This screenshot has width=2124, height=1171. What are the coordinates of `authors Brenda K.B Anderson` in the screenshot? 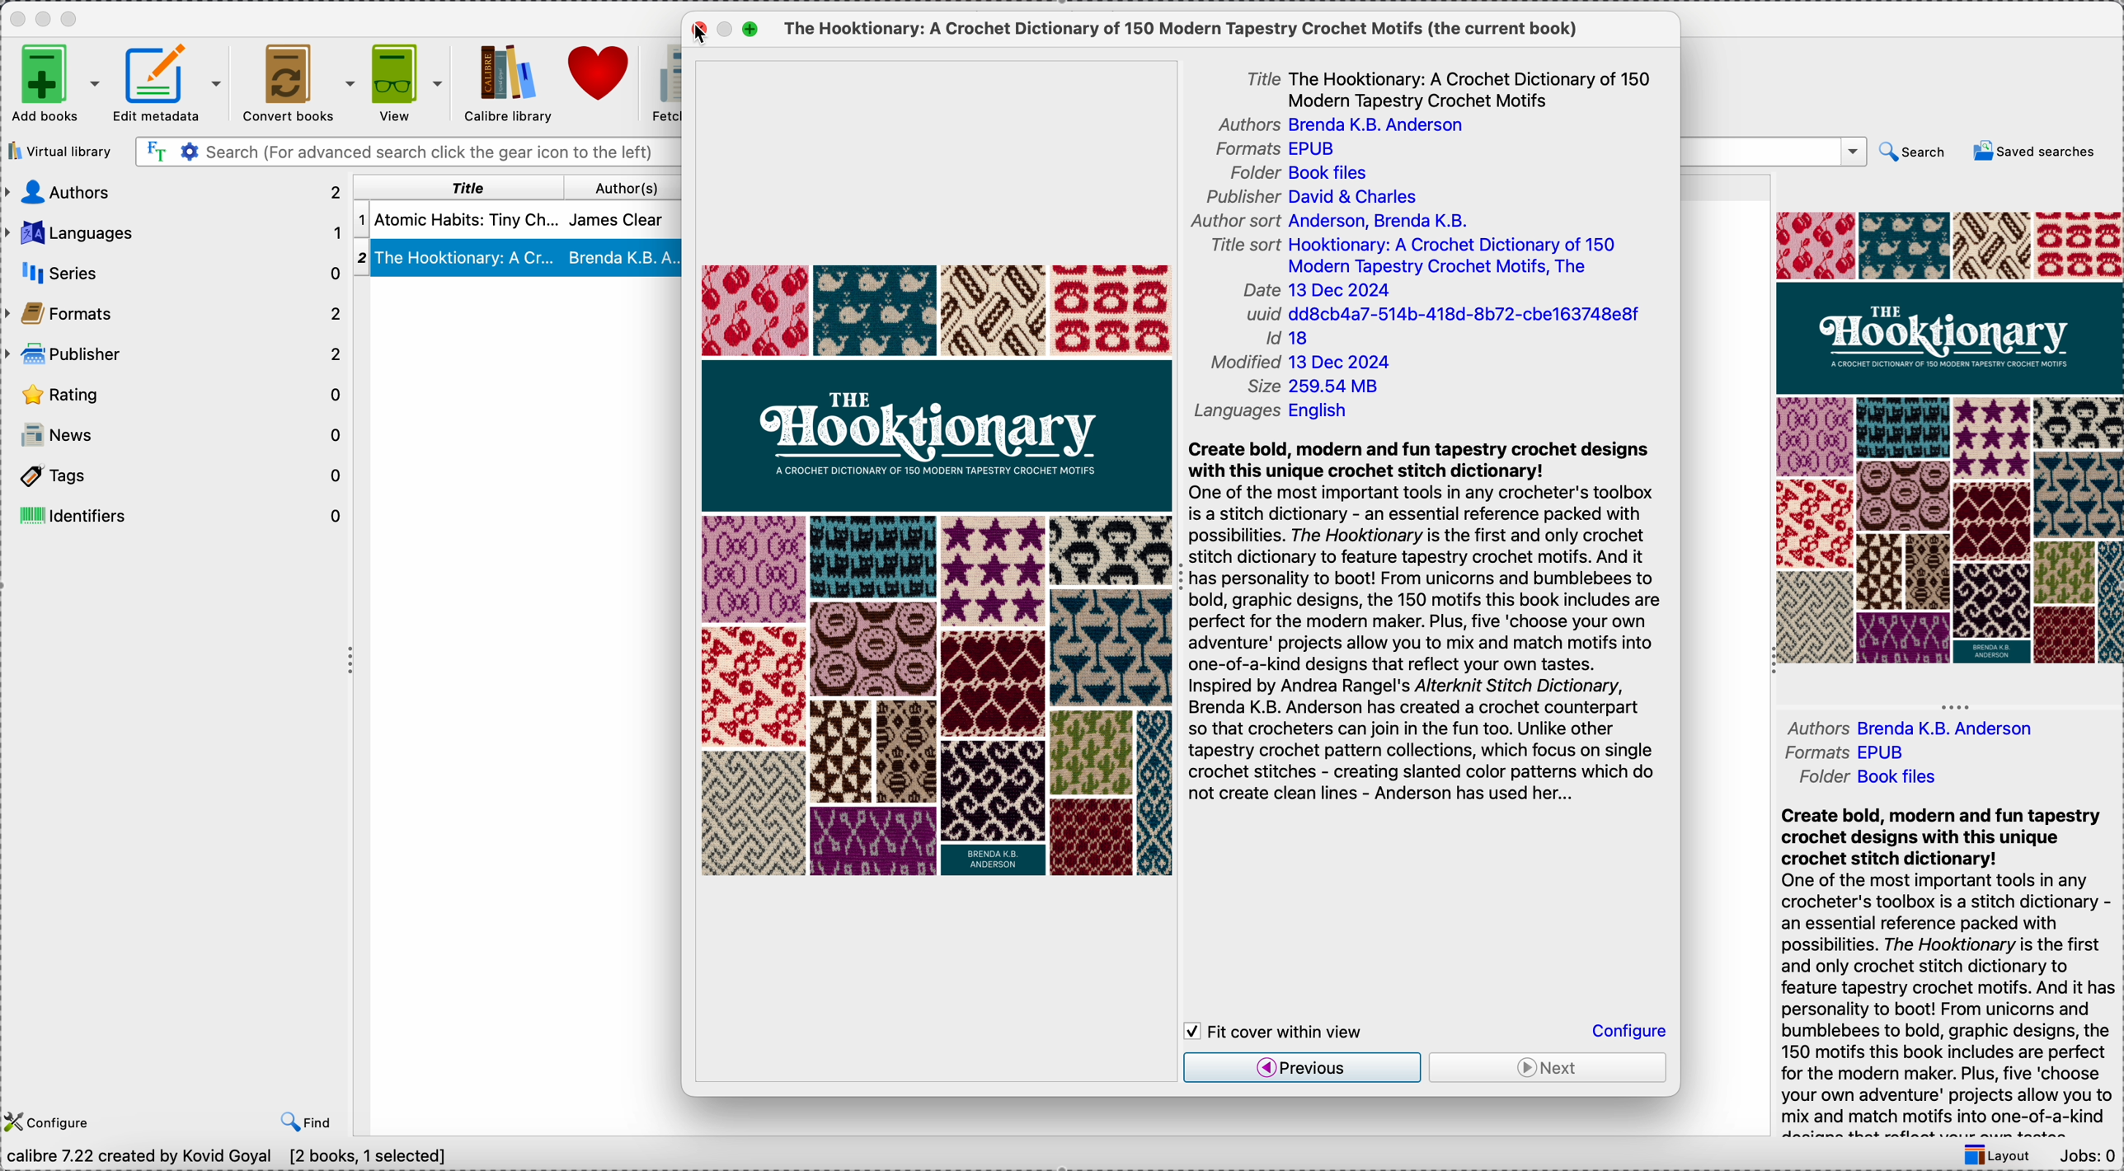 It's located at (1906, 728).